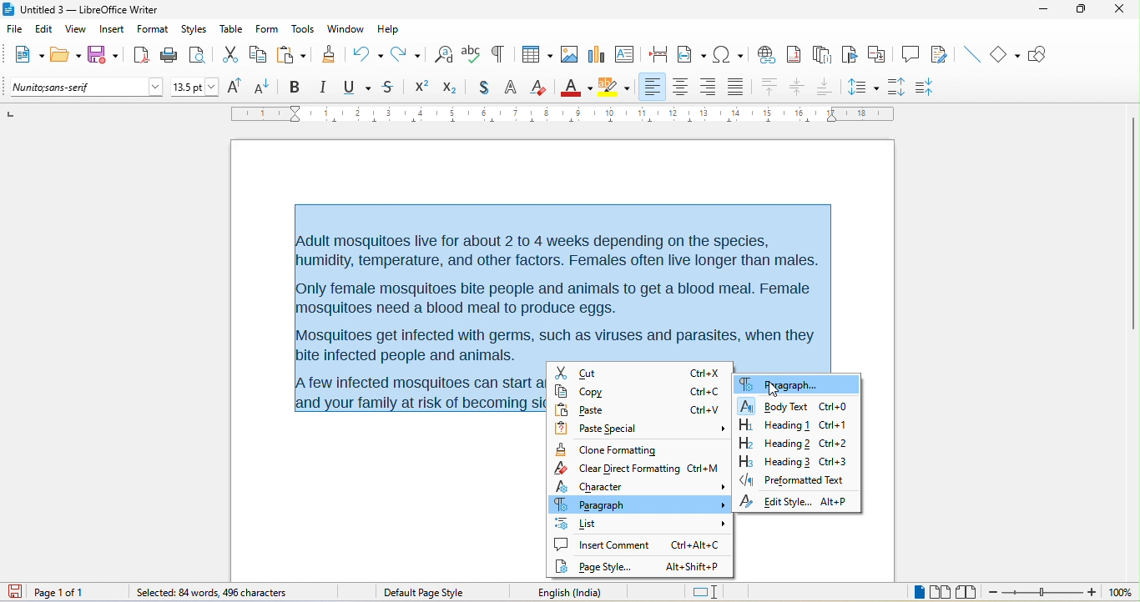 Image resolution: width=1140 pixels, height=602 pixels. Describe the element at coordinates (264, 86) in the screenshot. I see `decrease size` at that location.